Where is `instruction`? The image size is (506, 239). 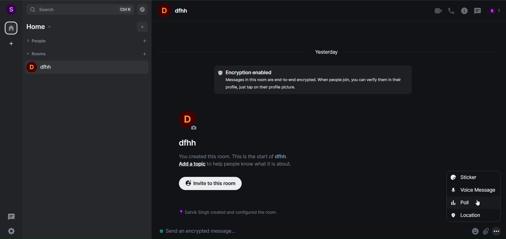 instruction is located at coordinates (232, 211).